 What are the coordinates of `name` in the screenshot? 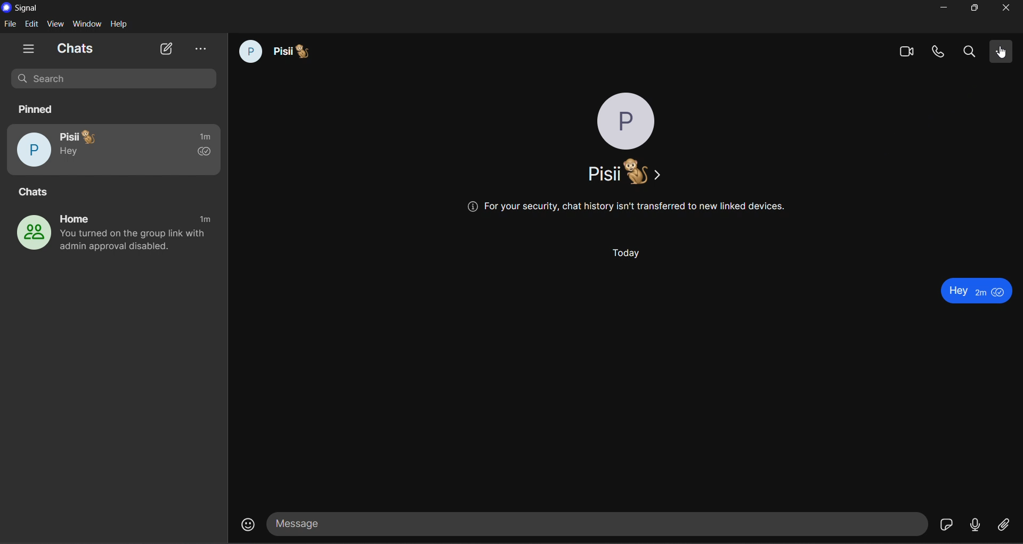 It's located at (624, 171).